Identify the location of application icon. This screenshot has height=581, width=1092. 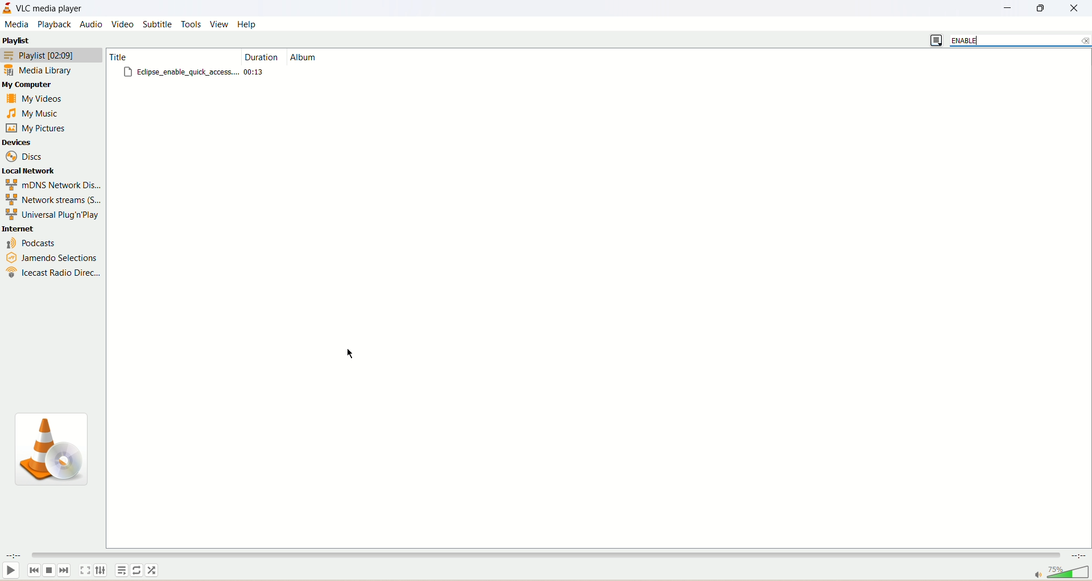
(7, 9).